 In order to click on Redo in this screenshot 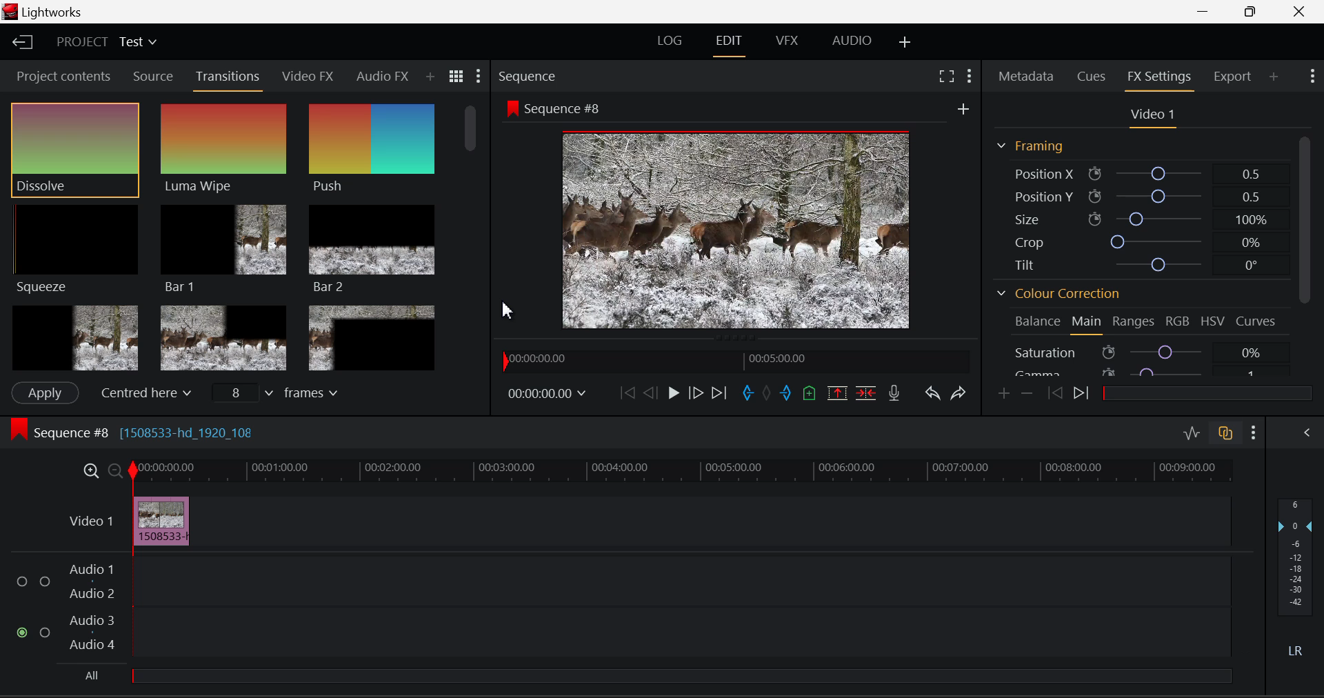, I will do `click(959, 394)`.